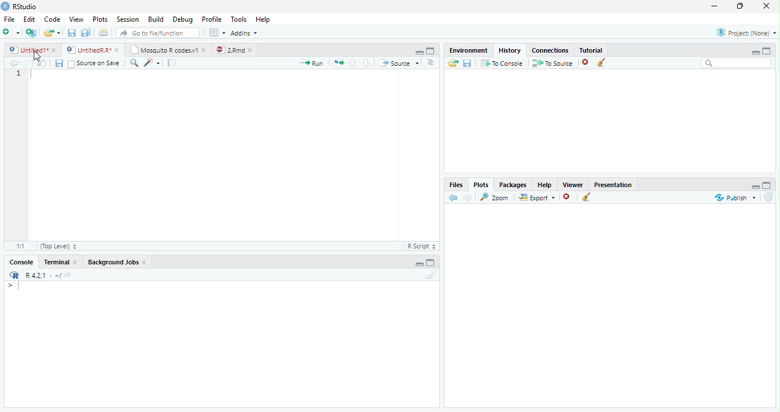  What do you see at coordinates (432, 262) in the screenshot?
I see `Full Height` at bounding box center [432, 262].